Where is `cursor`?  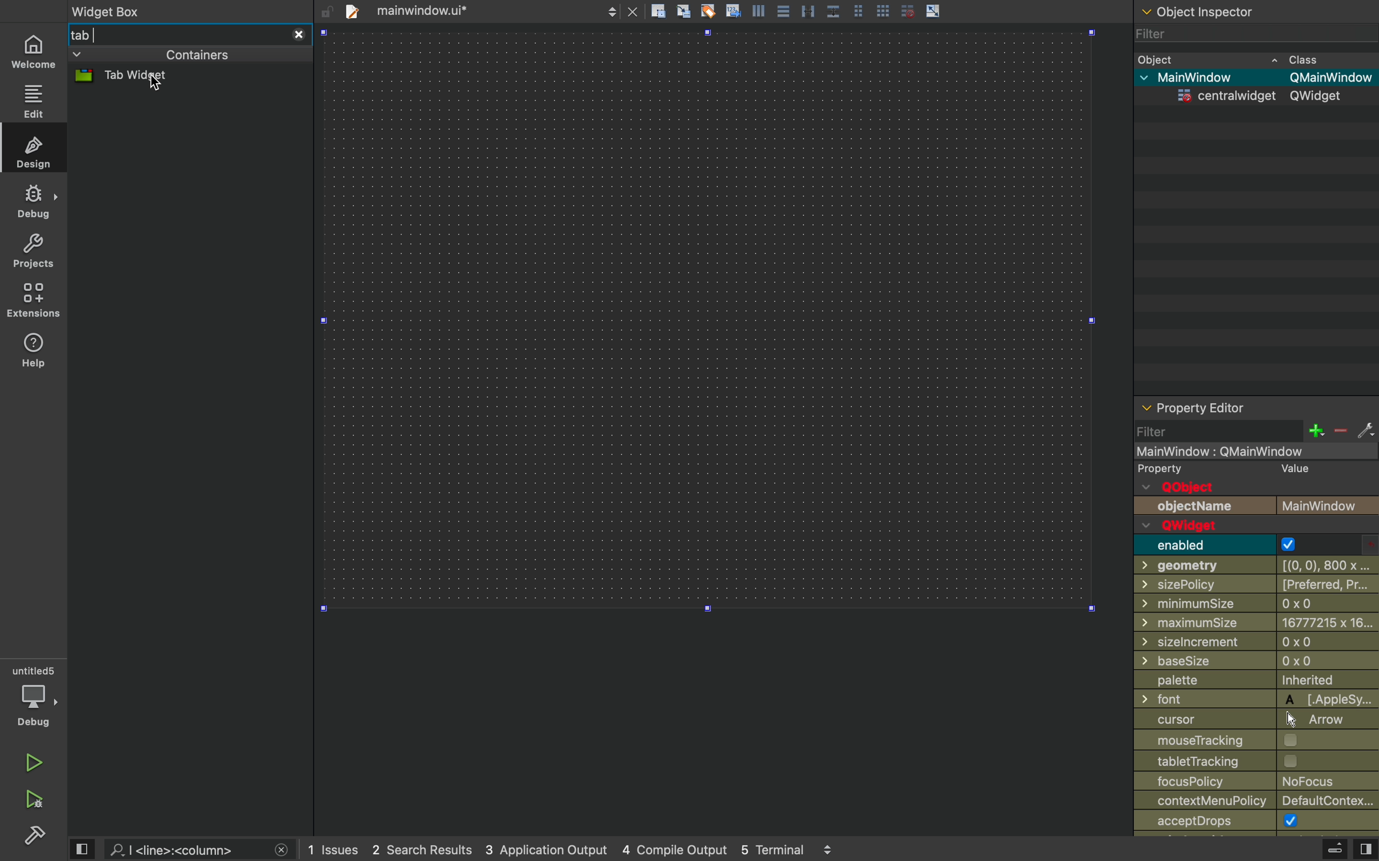 cursor is located at coordinates (1243, 720).